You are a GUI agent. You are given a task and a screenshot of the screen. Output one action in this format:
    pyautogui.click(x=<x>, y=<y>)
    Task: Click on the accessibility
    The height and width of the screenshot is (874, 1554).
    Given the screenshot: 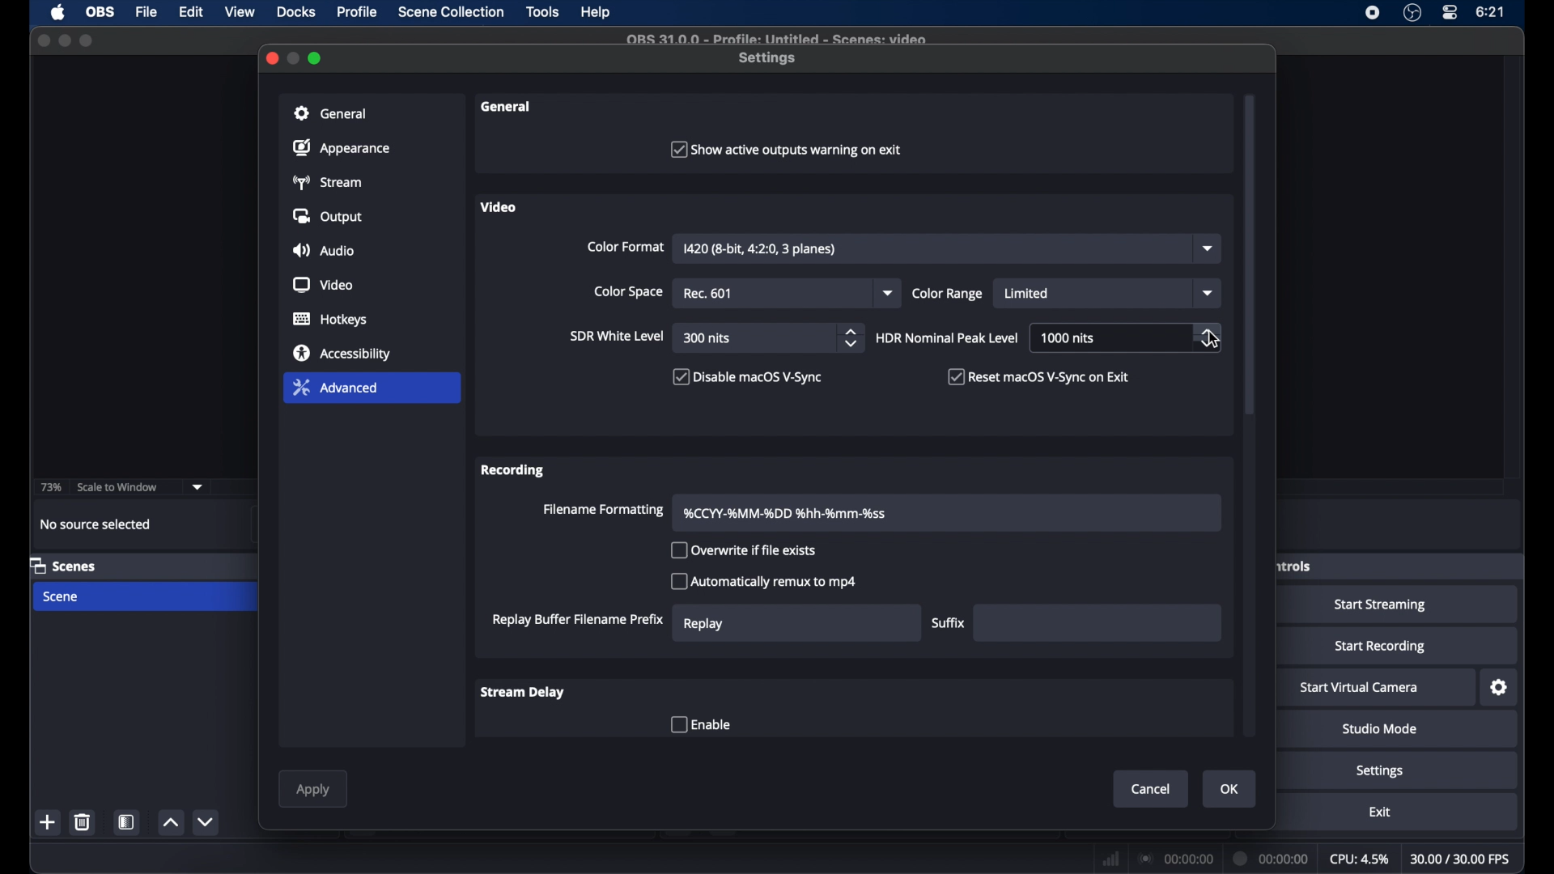 What is the action you would take?
    pyautogui.click(x=343, y=352)
    